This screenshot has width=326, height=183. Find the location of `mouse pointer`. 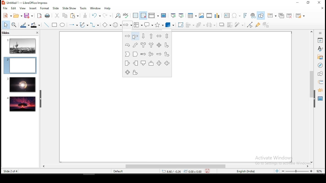

mouse pointer is located at coordinates (133, 37).